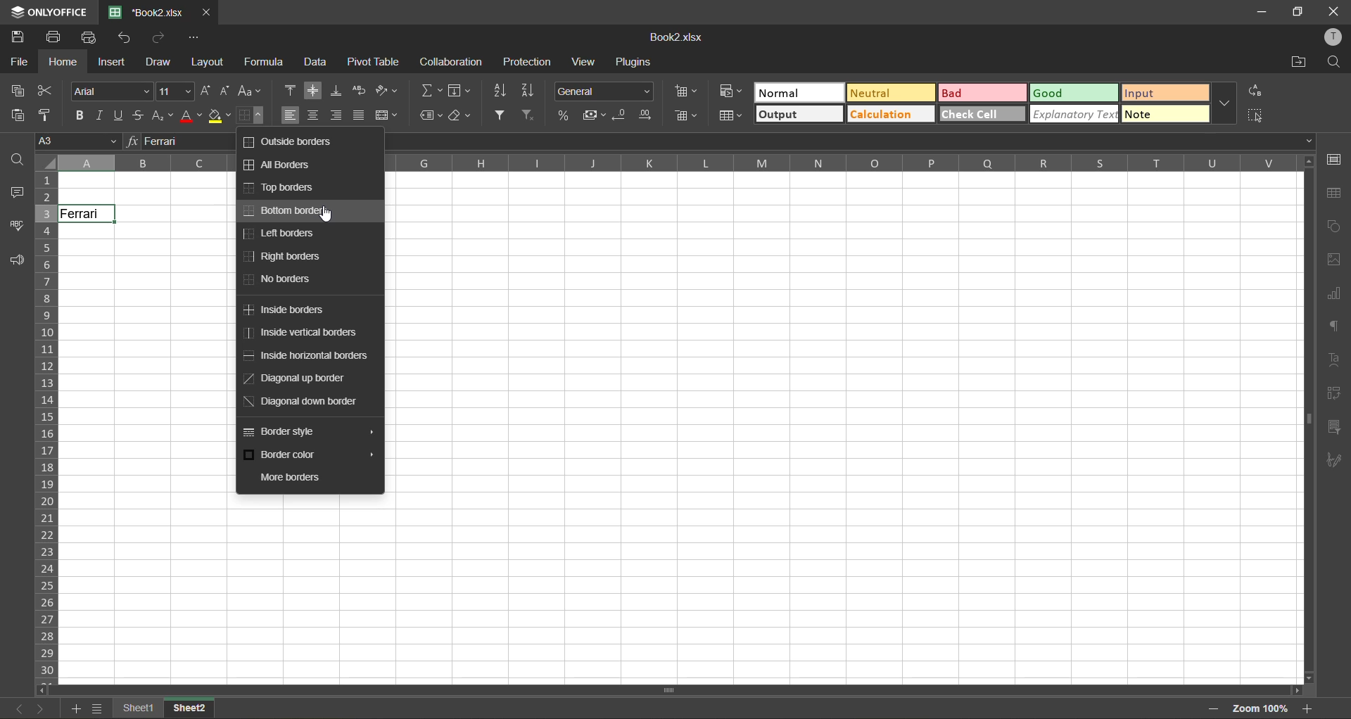 This screenshot has width=1351, height=719. What do you see at coordinates (730, 92) in the screenshot?
I see `conditional formatting` at bounding box center [730, 92].